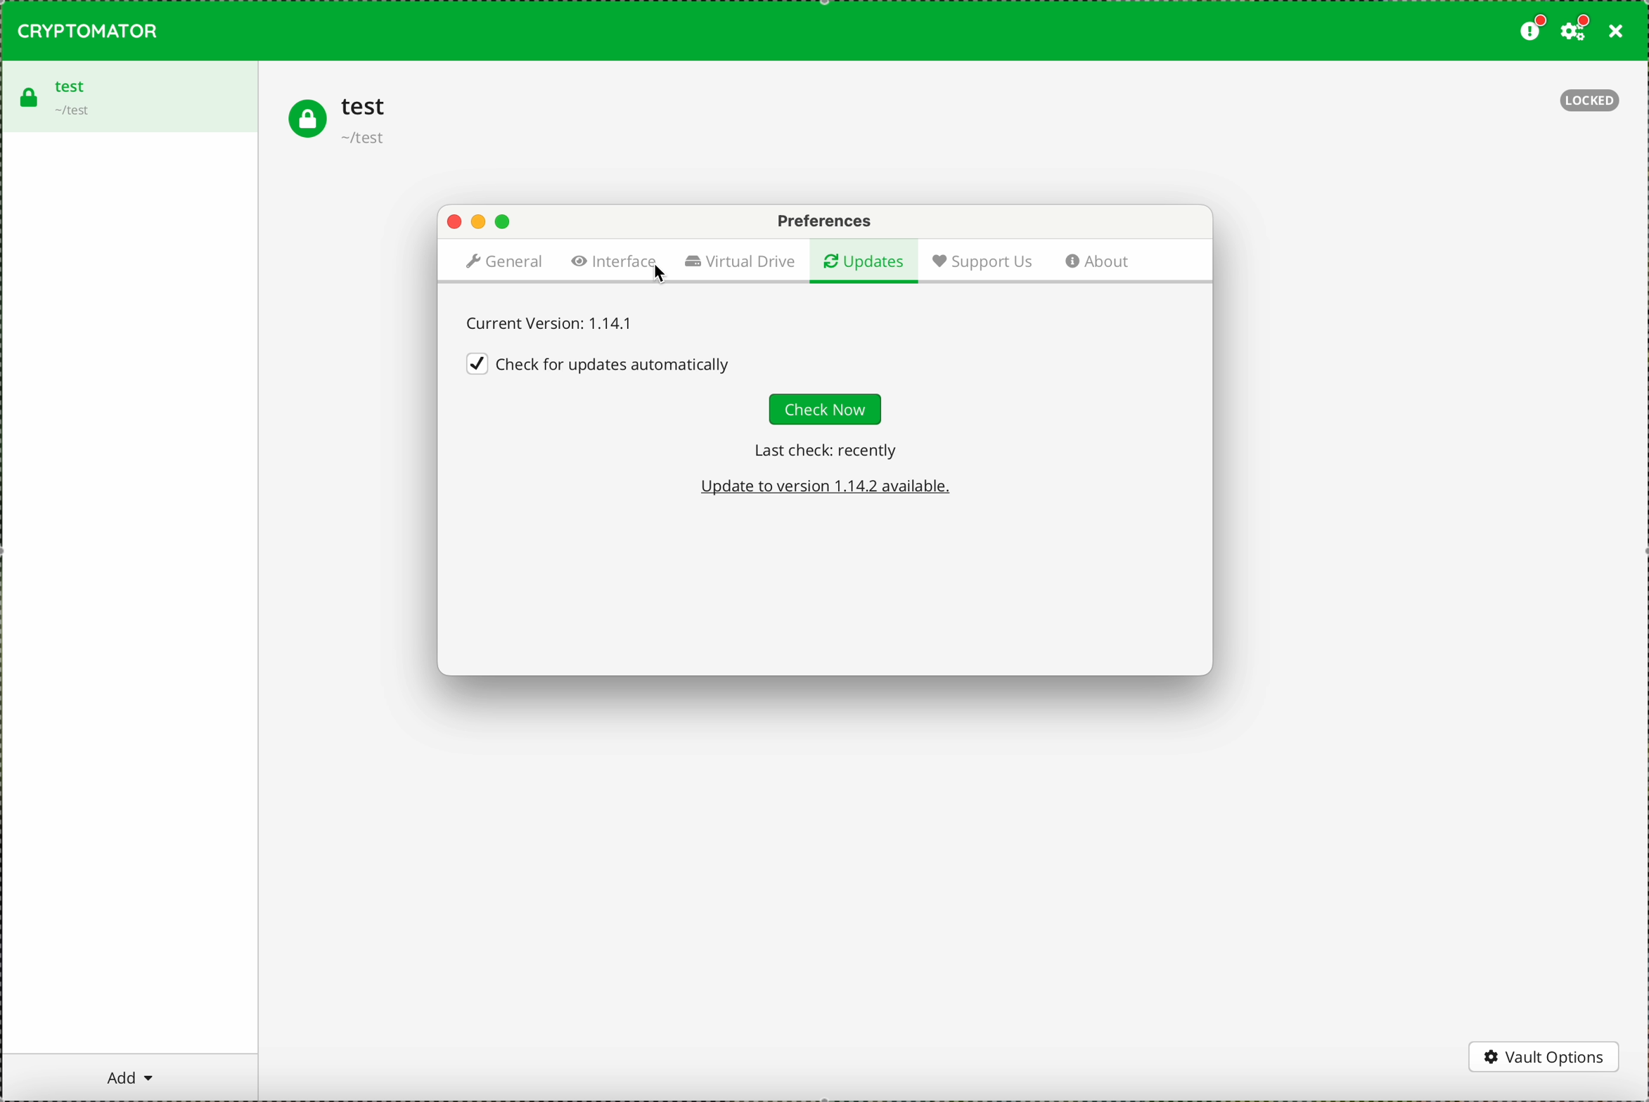 The height and width of the screenshot is (1102, 1649). Describe the element at coordinates (479, 224) in the screenshot. I see `minimize` at that location.